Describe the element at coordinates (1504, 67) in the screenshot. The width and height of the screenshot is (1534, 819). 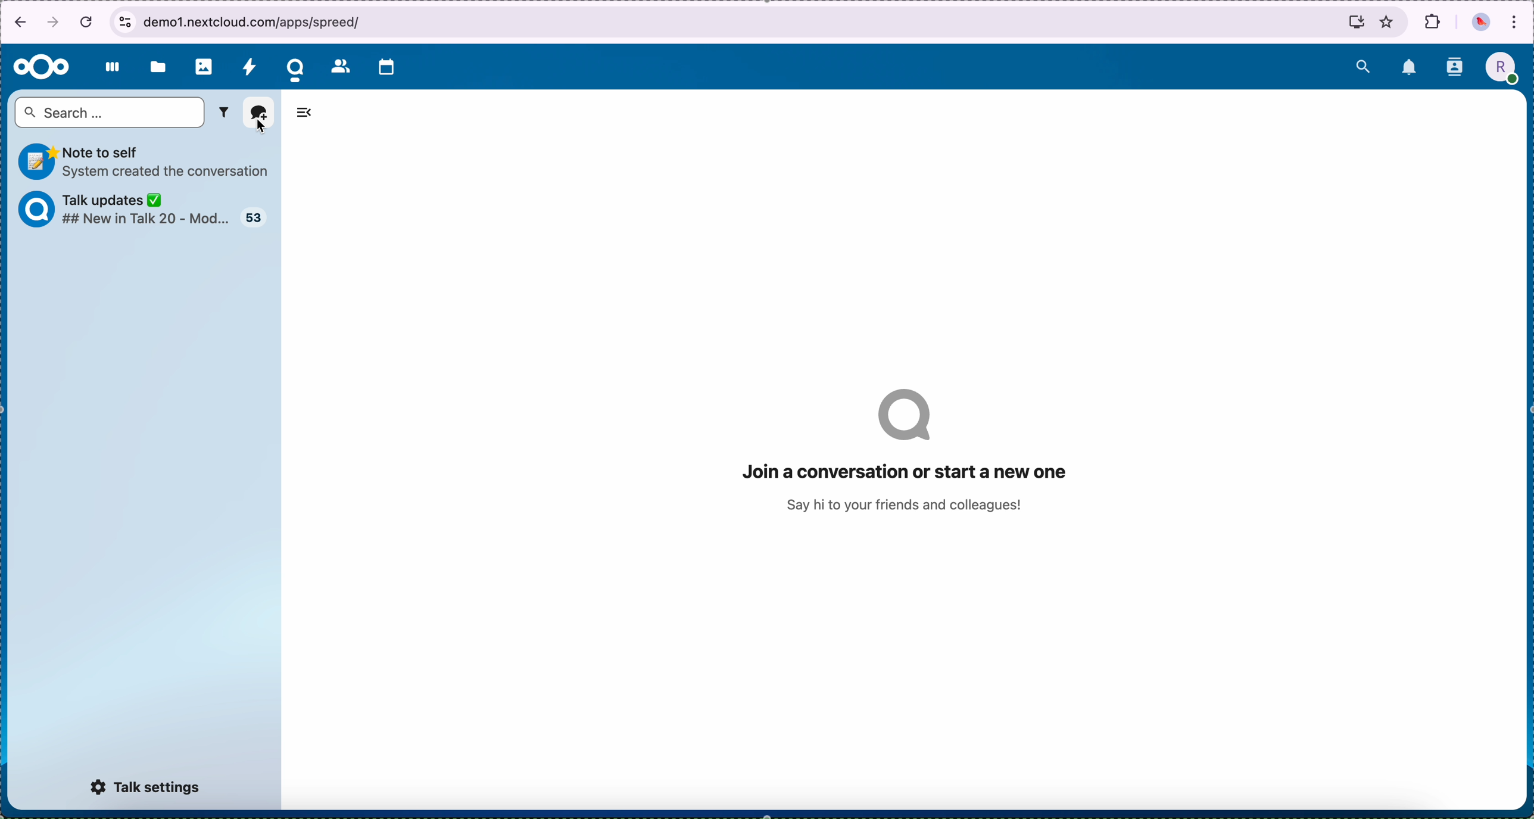
I see `profile picture` at that location.